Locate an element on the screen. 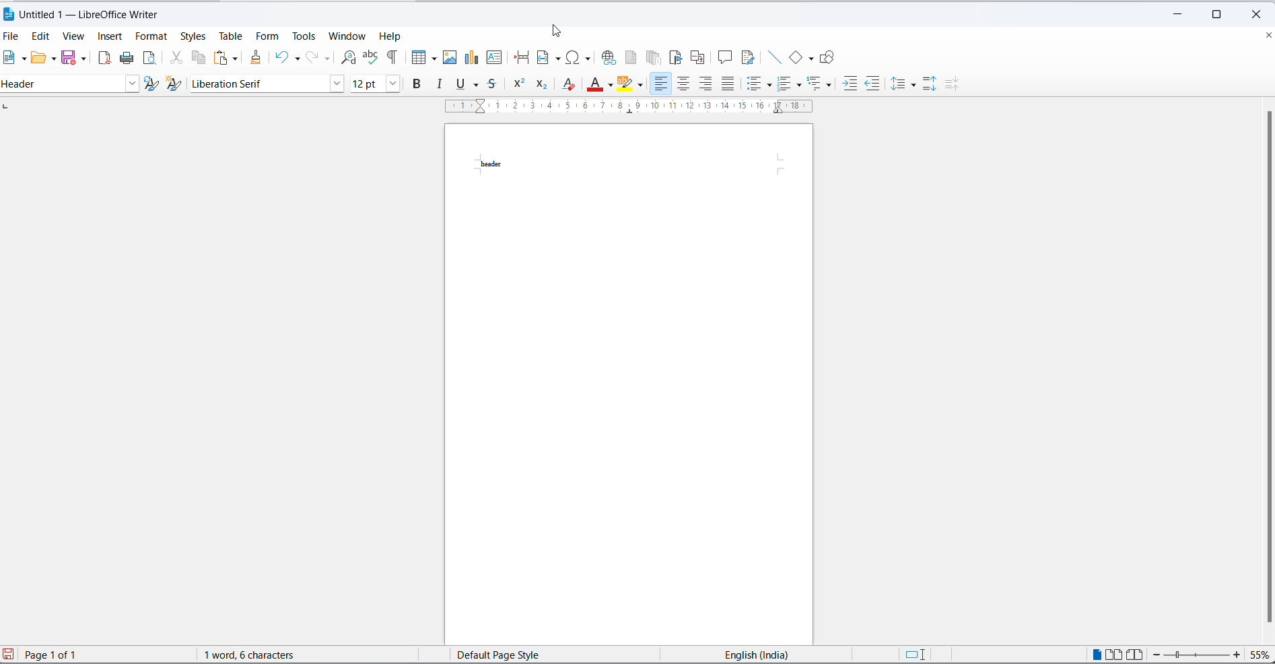  scroll bar is located at coordinates (1264, 368).